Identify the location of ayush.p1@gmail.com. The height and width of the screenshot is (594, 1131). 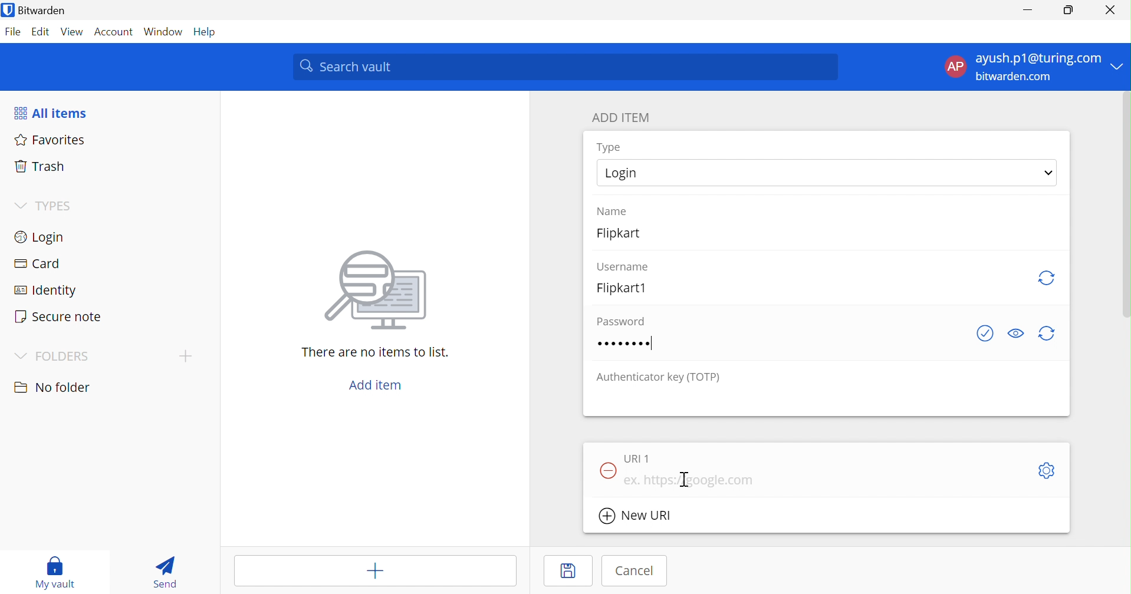
(1037, 60).